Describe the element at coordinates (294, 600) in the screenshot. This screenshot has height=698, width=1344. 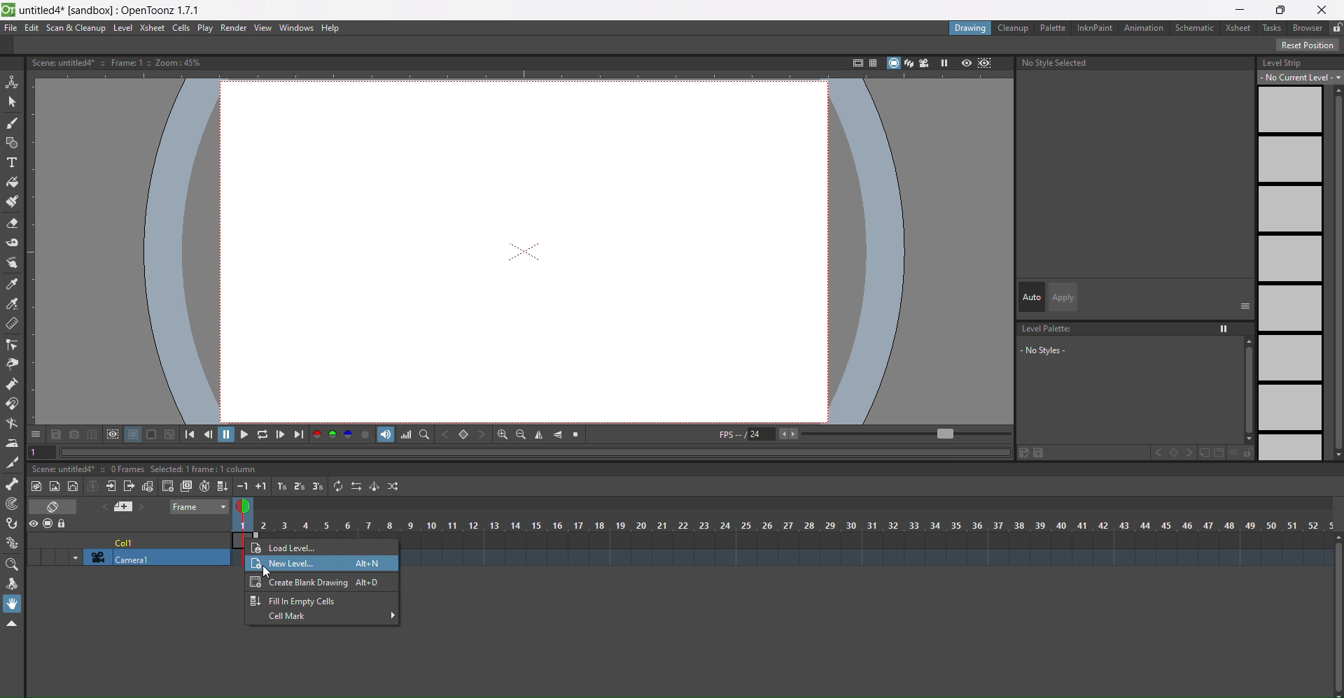
I see `fill in empty cells` at that location.